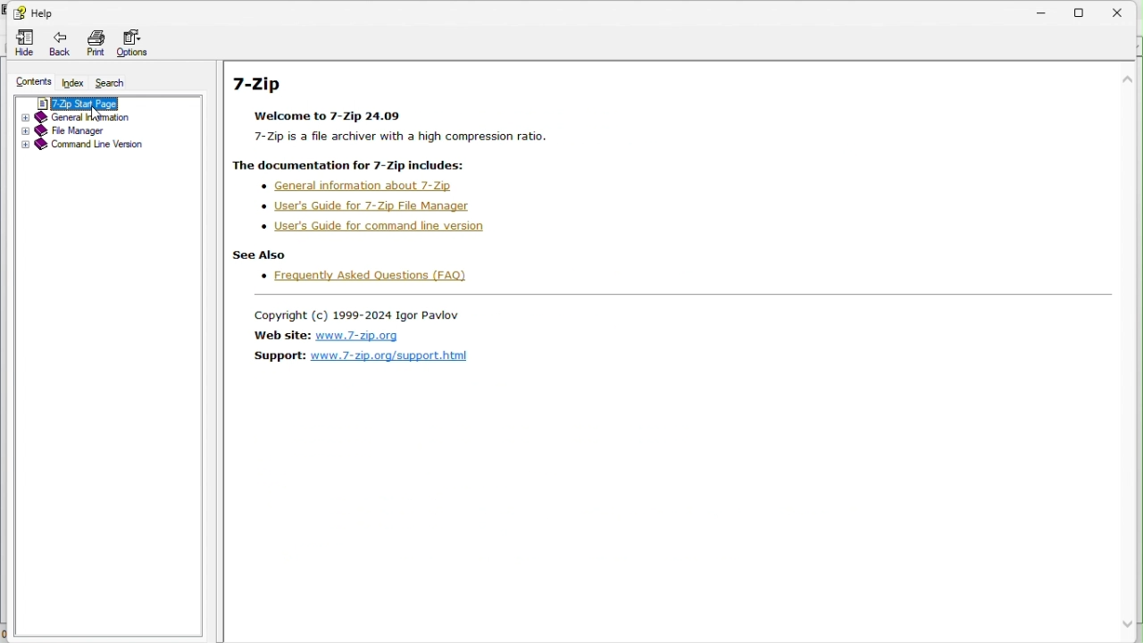 This screenshot has width=1143, height=643. Describe the element at coordinates (256, 254) in the screenshot. I see `see frequently asked questions Also` at that location.